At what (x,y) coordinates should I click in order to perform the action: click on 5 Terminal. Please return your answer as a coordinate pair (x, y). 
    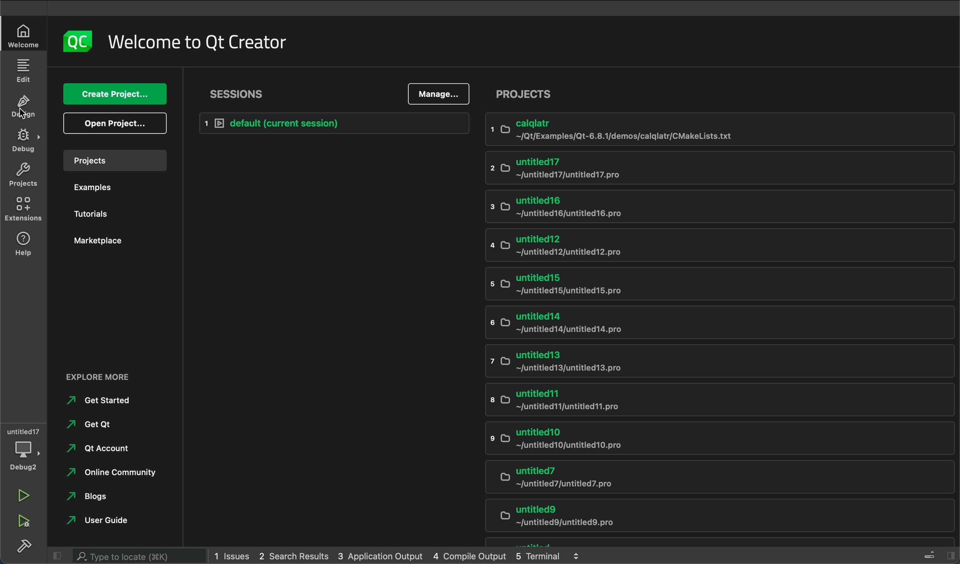
    Looking at the image, I should click on (538, 555).